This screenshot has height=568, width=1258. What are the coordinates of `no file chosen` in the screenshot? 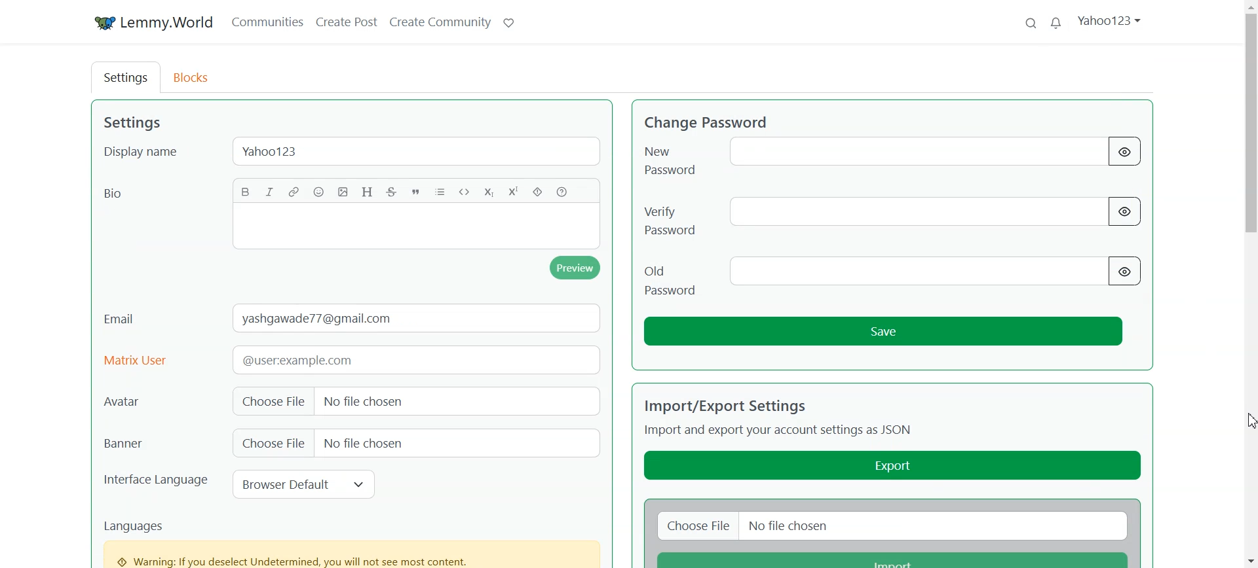 It's located at (937, 525).